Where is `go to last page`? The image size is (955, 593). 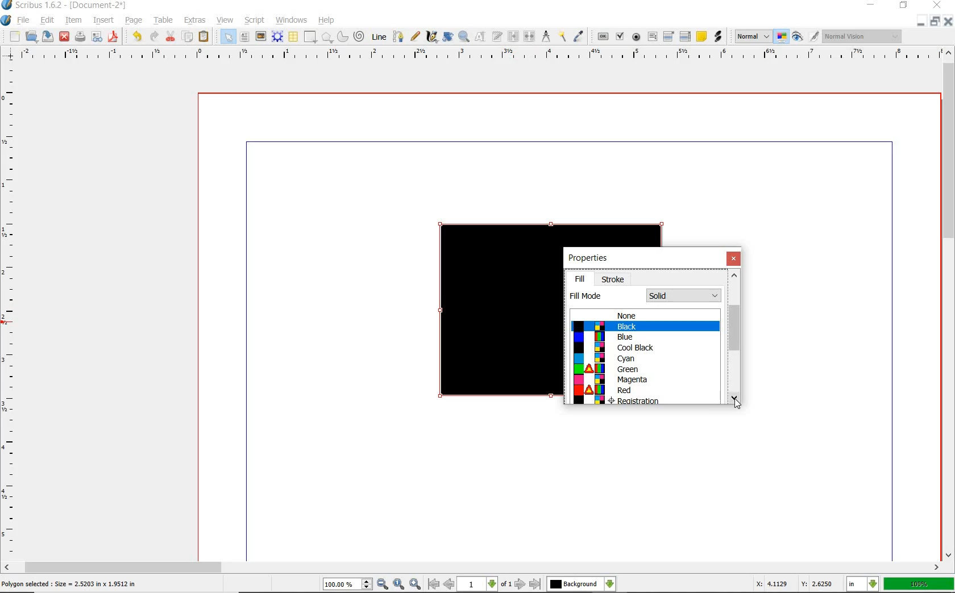
go to last page is located at coordinates (535, 583).